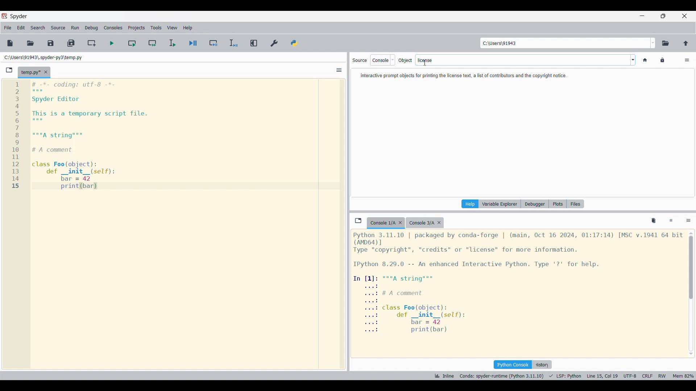 The image size is (696, 391). I want to click on Browse tab, so click(359, 220).